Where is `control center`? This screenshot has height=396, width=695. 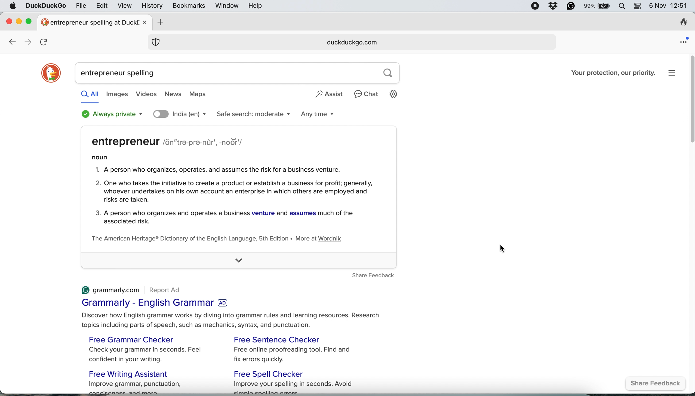 control center is located at coordinates (638, 6).